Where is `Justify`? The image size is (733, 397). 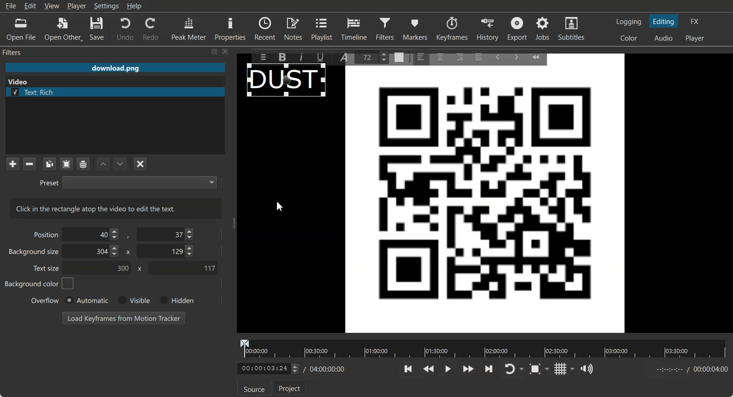 Justify is located at coordinates (479, 55).